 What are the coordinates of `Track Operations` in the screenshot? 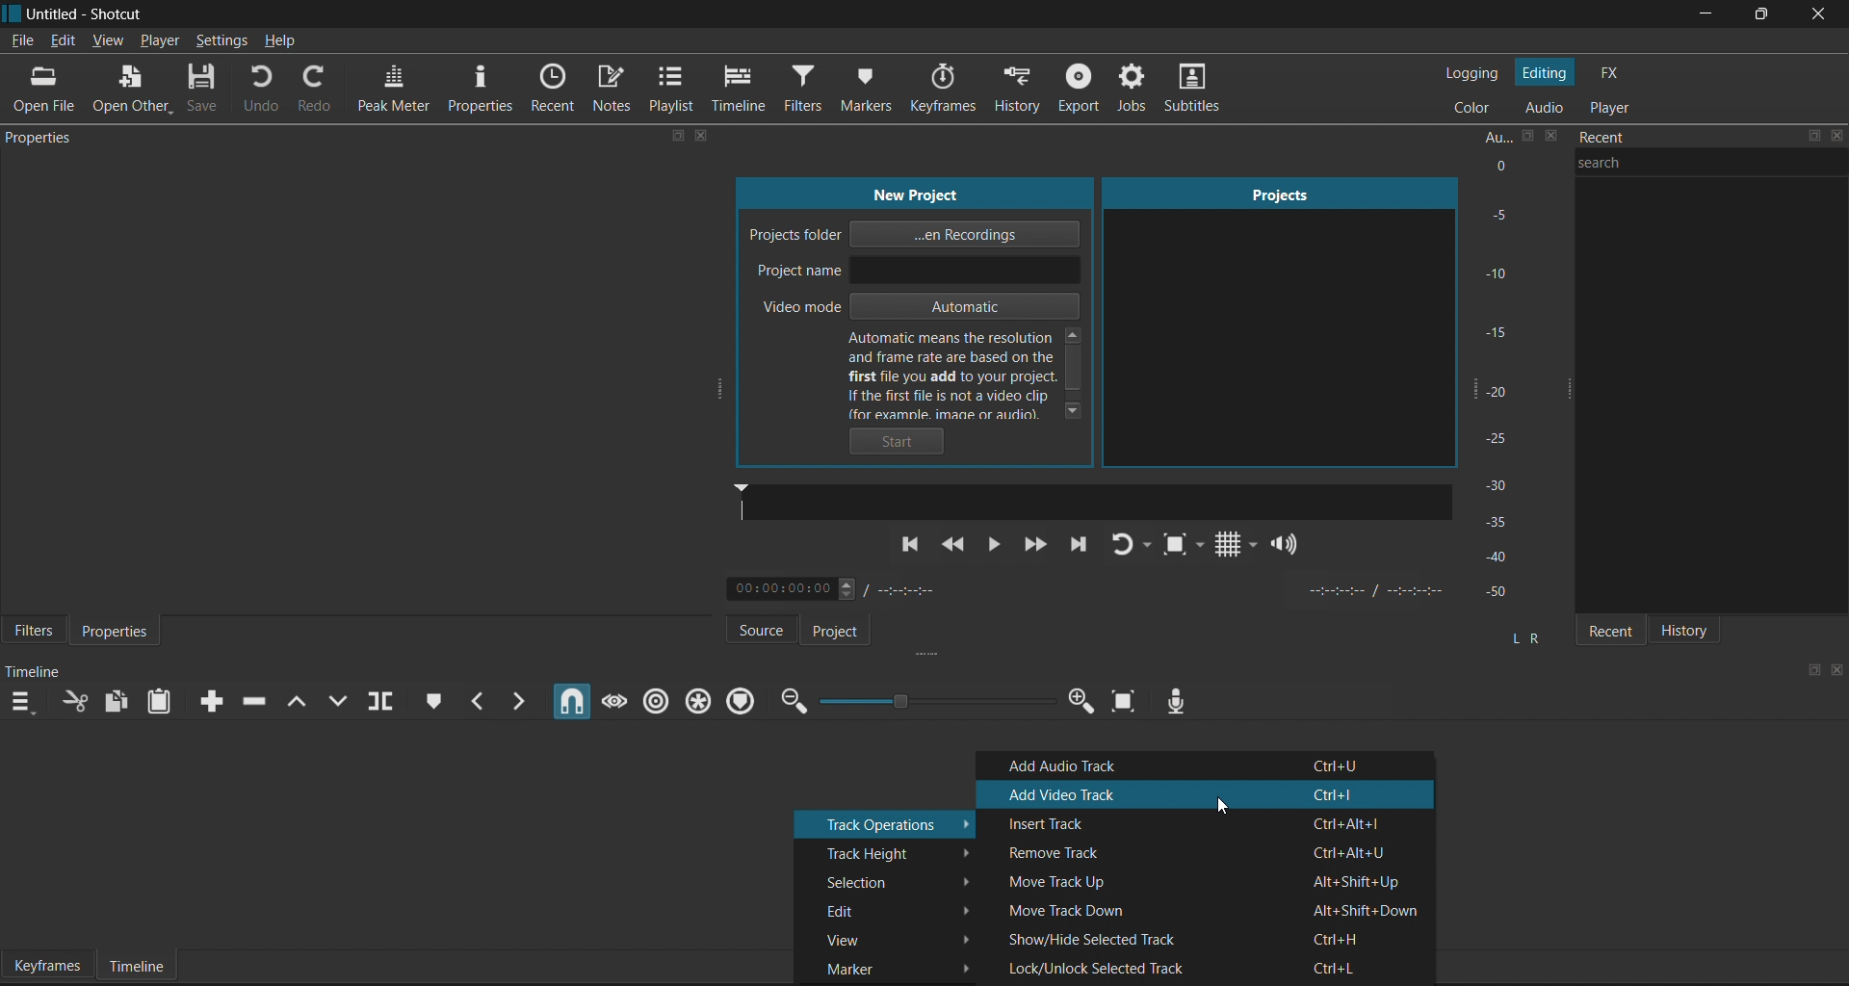 It's located at (884, 823).